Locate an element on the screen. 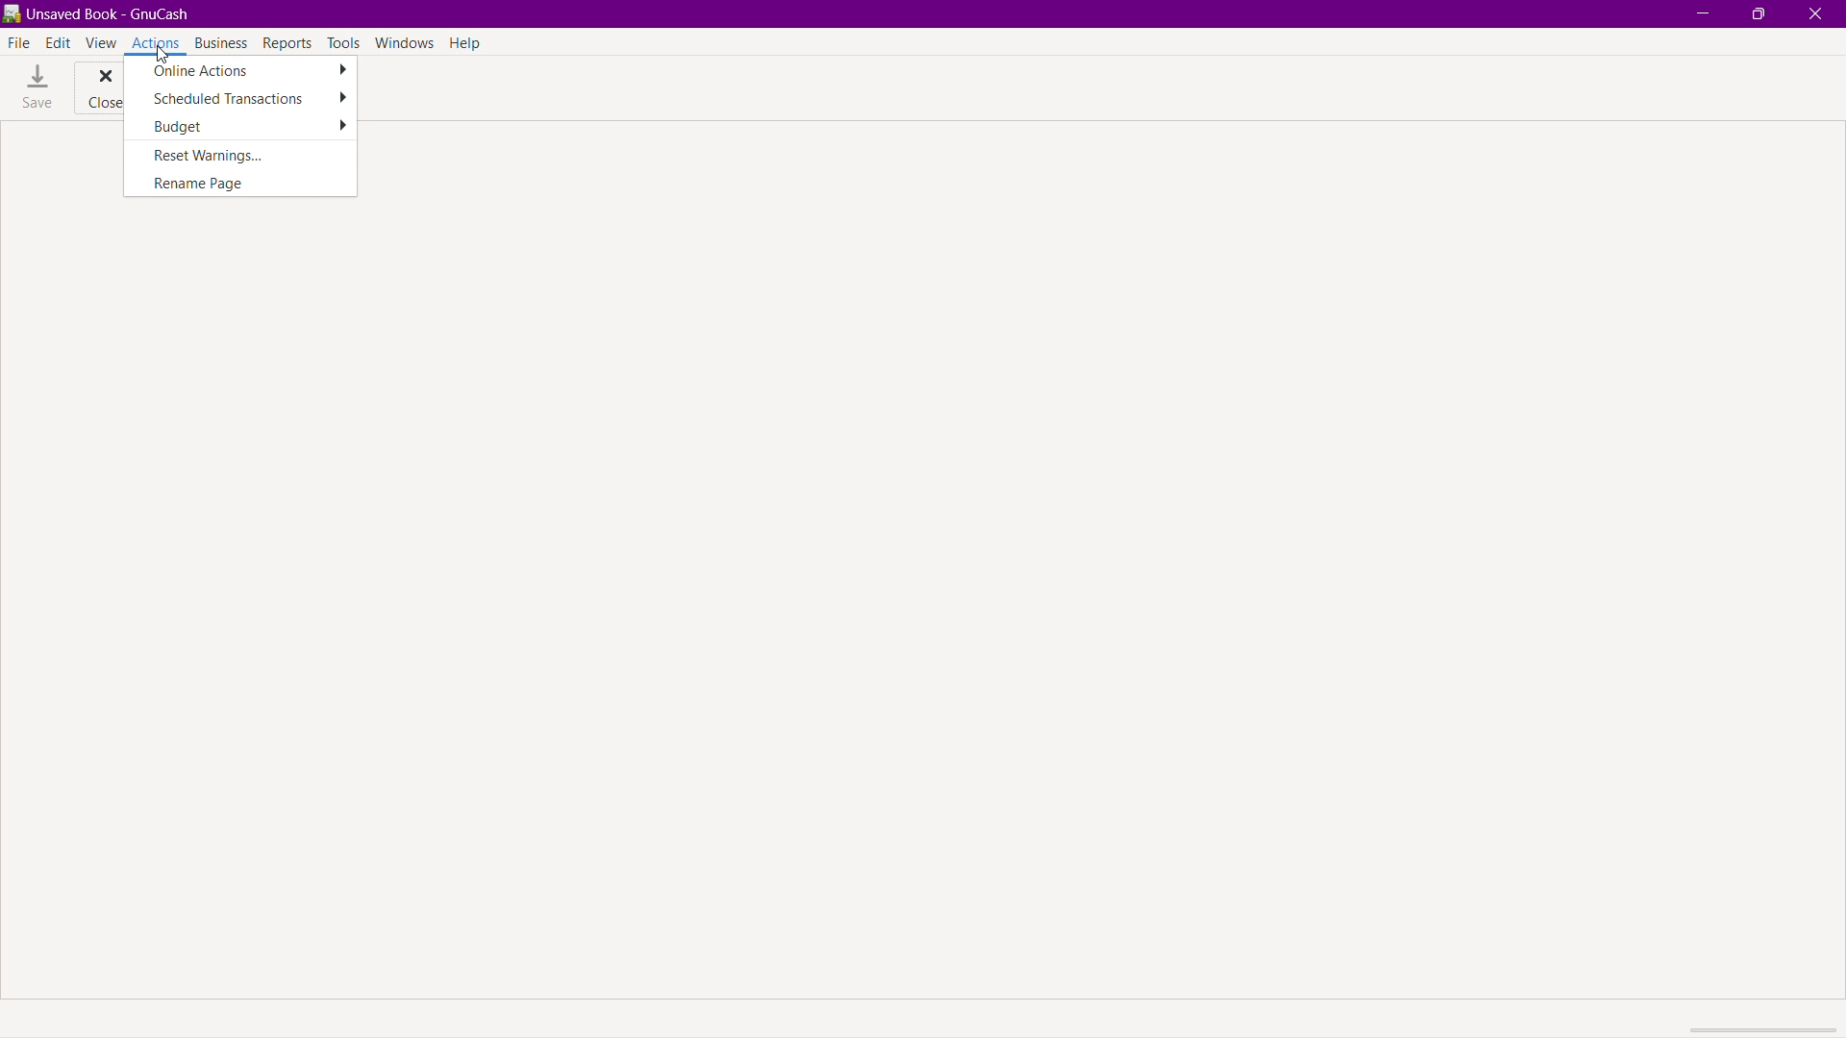  Business is located at coordinates (221, 40).